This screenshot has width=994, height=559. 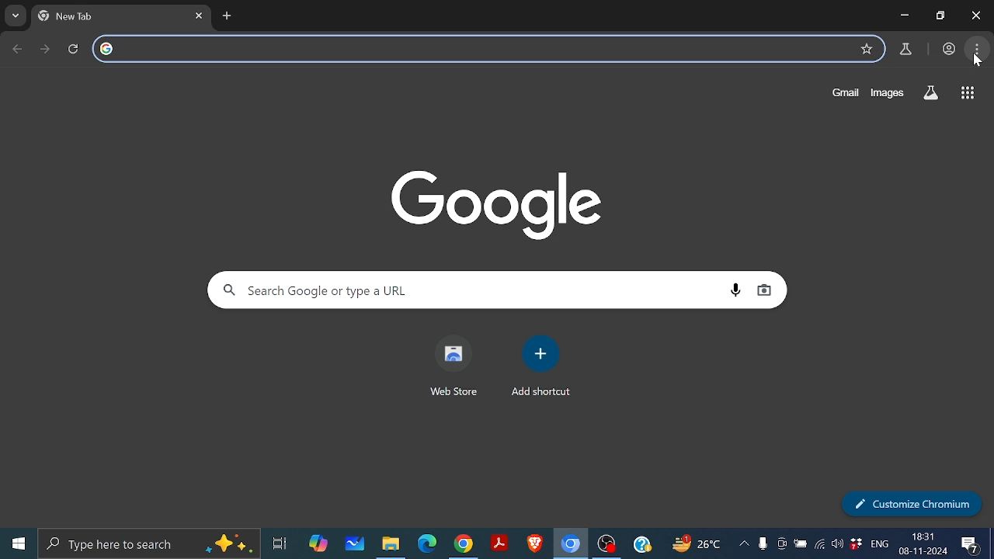 I want to click on work, so click(x=948, y=47).